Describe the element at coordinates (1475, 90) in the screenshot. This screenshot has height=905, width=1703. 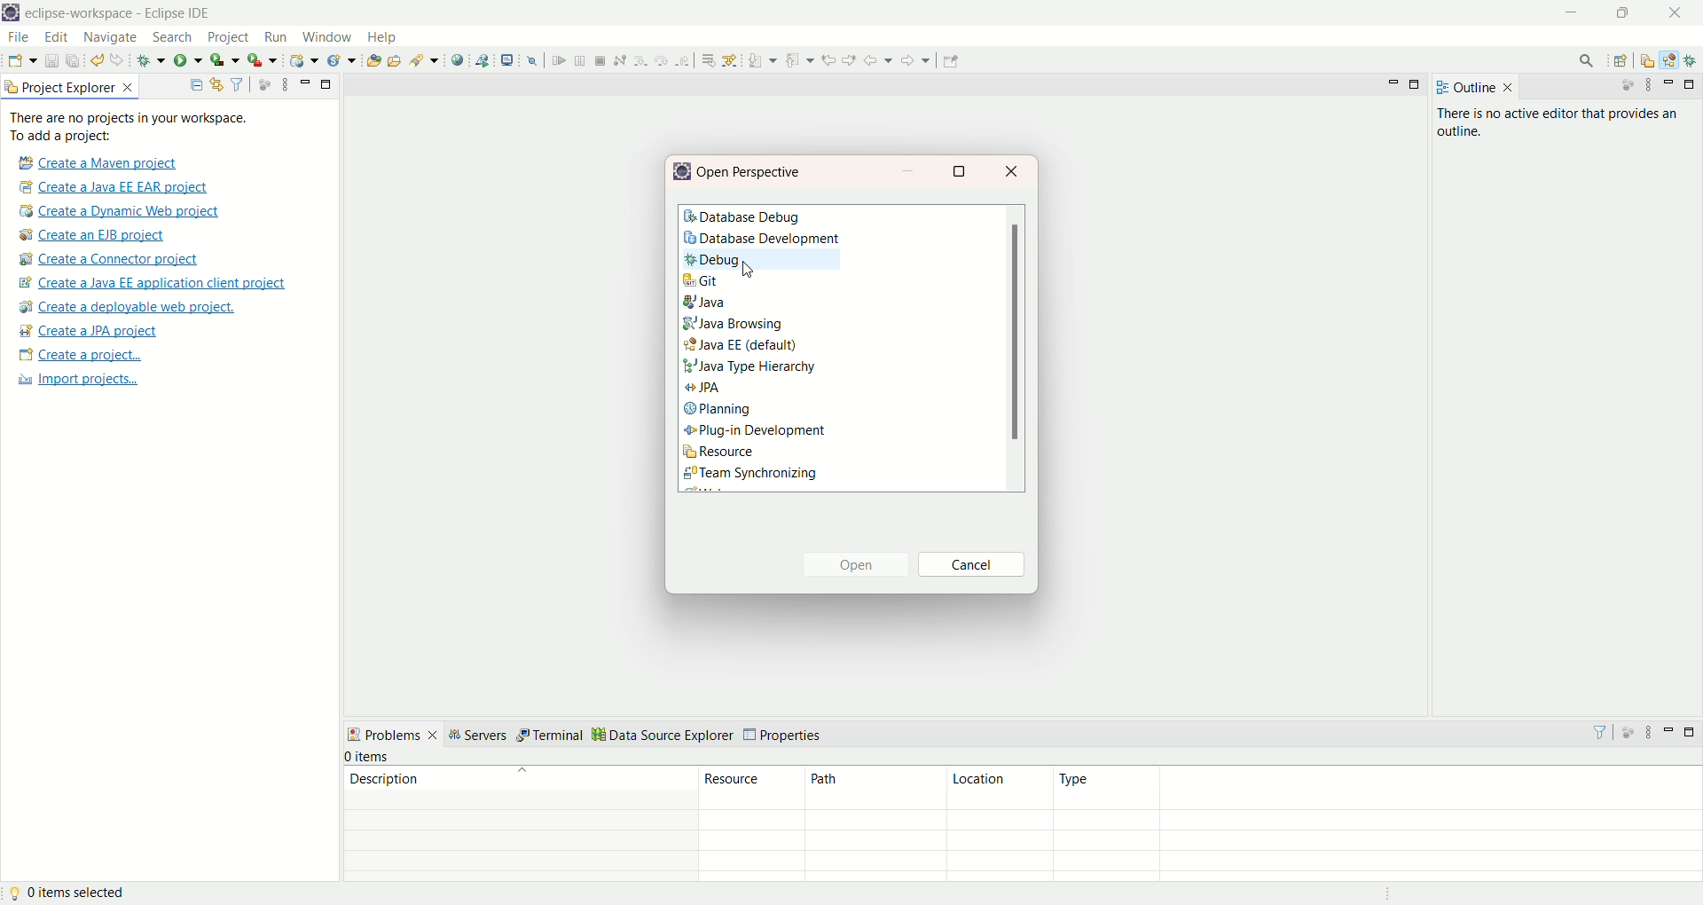
I see `outline` at that location.